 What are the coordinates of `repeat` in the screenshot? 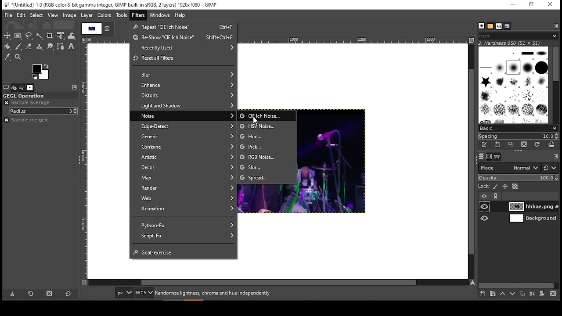 It's located at (182, 26).